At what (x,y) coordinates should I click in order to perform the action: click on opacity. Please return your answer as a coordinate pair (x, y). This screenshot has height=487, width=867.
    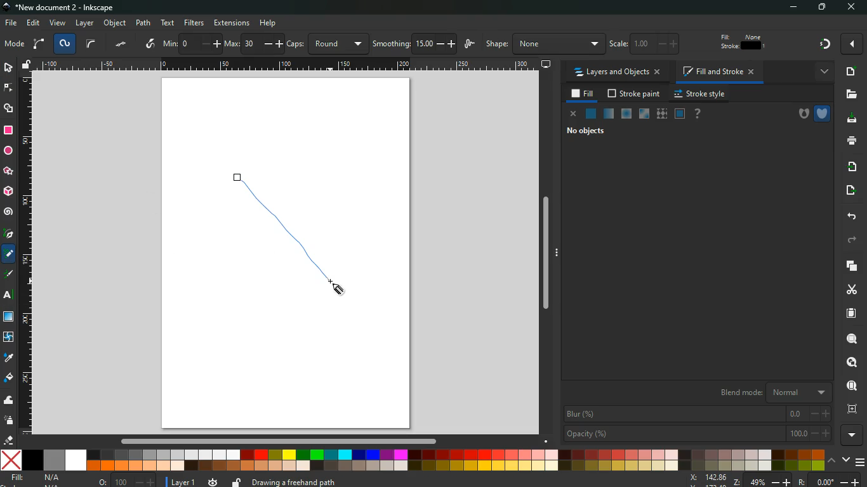
    Looking at the image, I should click on (698, 433).